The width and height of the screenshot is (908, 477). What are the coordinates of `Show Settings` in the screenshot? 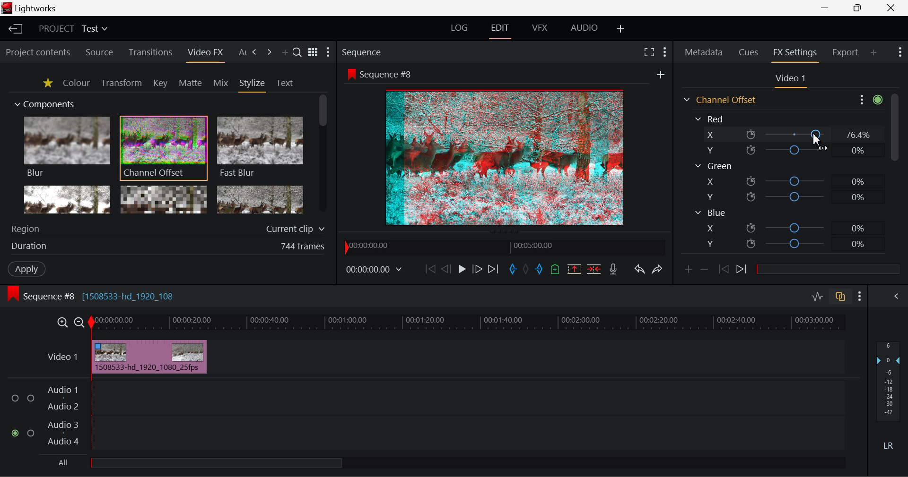 It's located at (859, 297).